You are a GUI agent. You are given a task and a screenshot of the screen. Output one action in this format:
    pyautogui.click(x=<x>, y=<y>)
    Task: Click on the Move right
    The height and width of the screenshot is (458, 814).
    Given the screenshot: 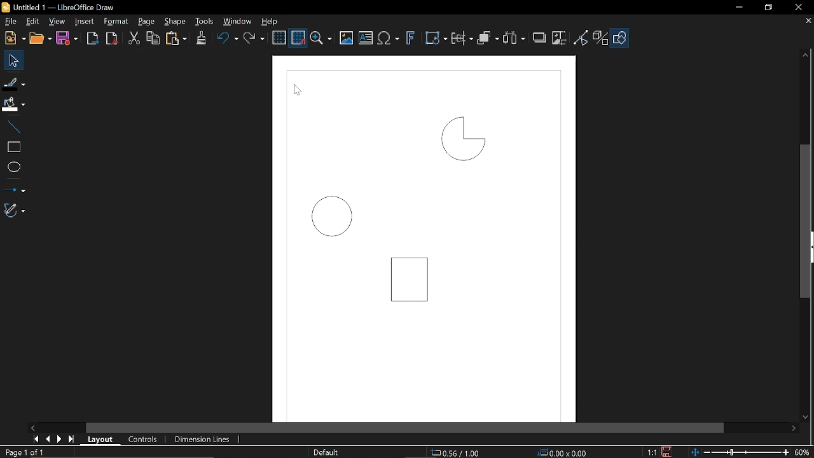 What is the action you would take?
    pyautogui.click(x=795, y=429)
    